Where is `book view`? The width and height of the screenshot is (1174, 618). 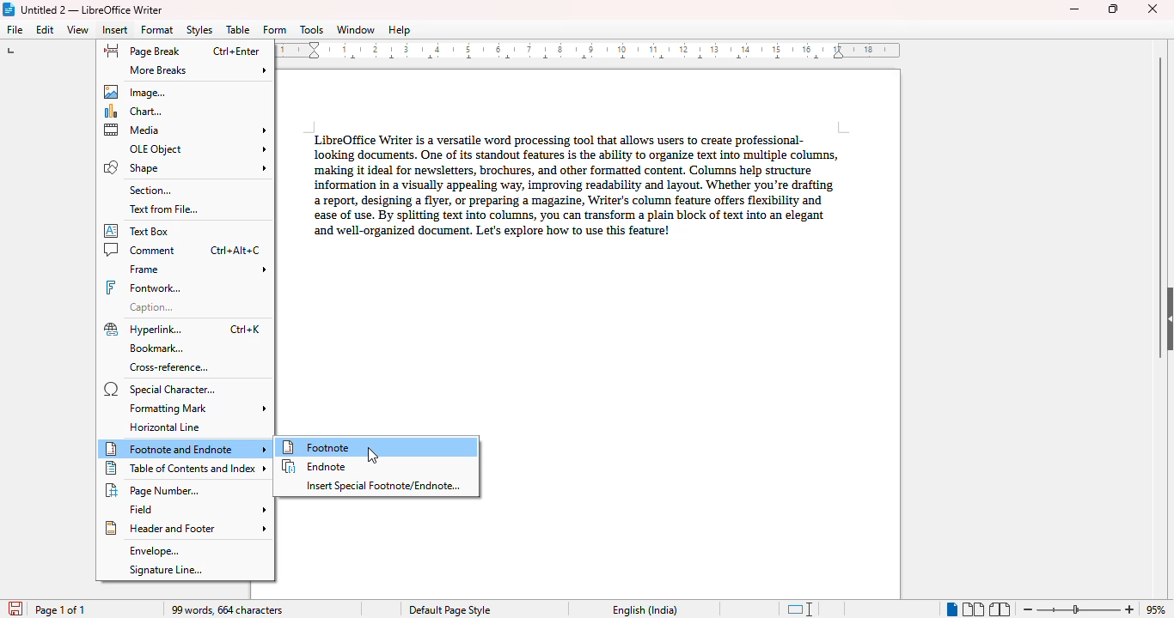
book view is located at coordinates (999, 609).